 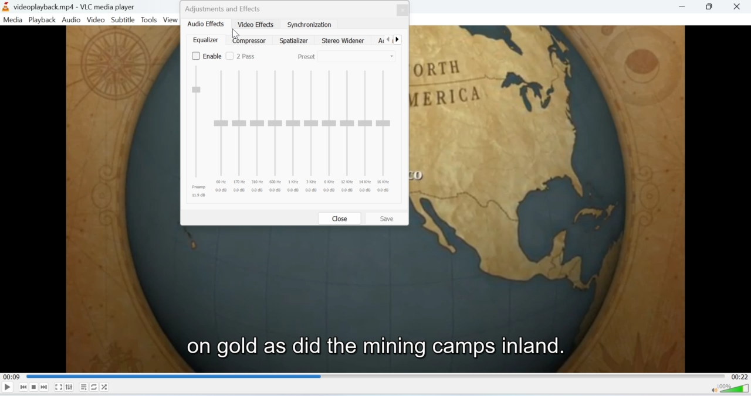 What do you see at coordinates (8, 387) in the screenshot?
I see `Play/Pause` at bounding box center [8, 387].